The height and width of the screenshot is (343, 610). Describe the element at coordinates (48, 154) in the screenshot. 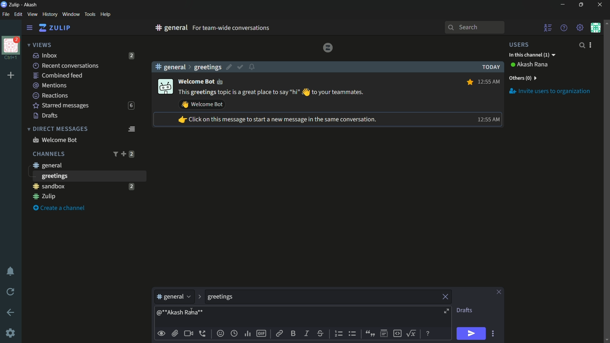

I see `channels` at that location.